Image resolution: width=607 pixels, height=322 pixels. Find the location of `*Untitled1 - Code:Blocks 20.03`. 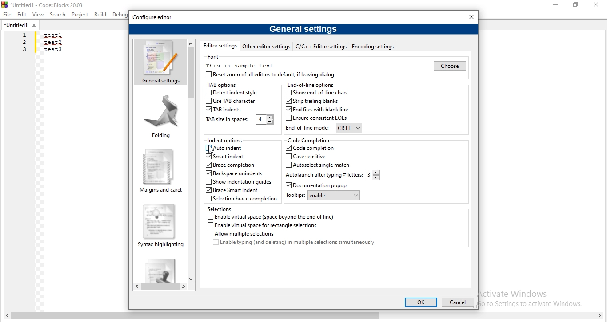

*Untitled1 - Code:Blocks 20.03 is located at coordinates (45, 4).